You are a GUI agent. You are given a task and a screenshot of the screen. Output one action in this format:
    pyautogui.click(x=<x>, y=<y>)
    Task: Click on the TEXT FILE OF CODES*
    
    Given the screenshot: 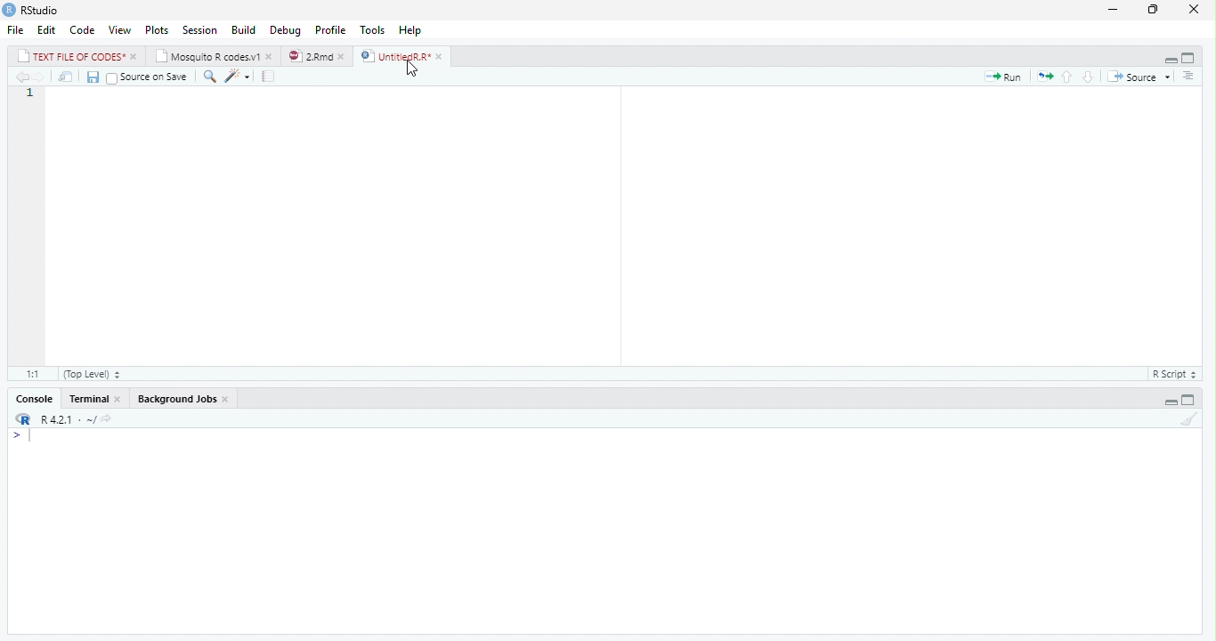 What is the action you would take?
    pyautogui.click(x=75, y=55)
    